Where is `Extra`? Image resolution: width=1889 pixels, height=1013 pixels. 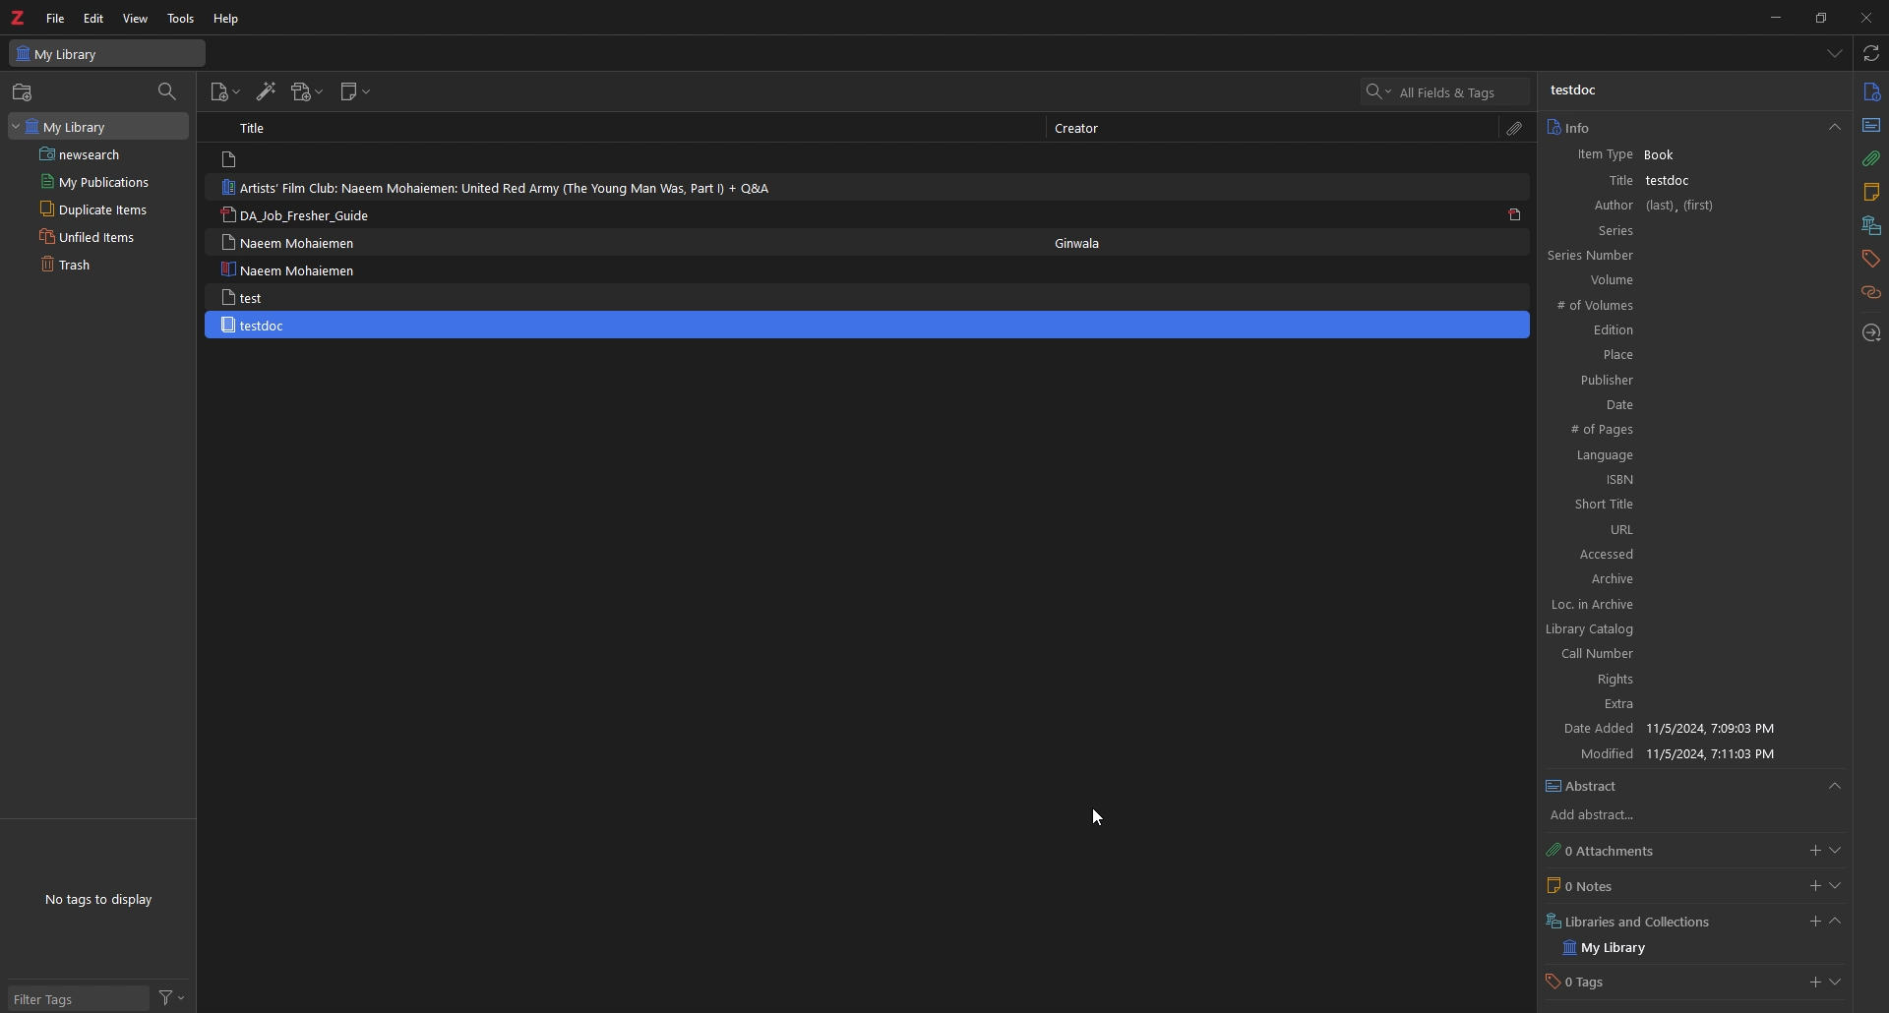
Extra is located at coordinates (1681, 706).